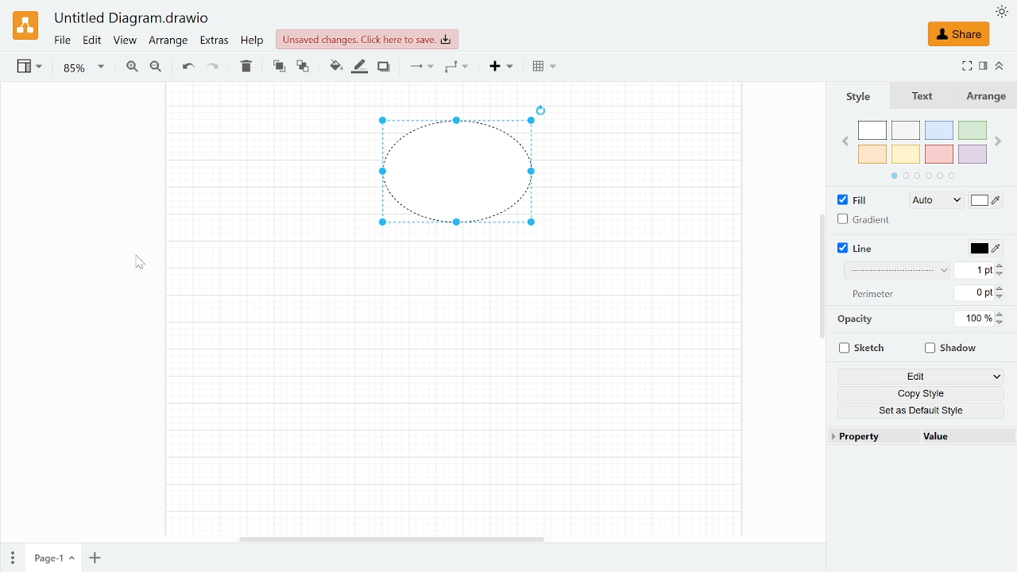  What do you see at coordinates (975, 293) in the screenshot?
I see `Current permiter` at bounding box center [975, 293].